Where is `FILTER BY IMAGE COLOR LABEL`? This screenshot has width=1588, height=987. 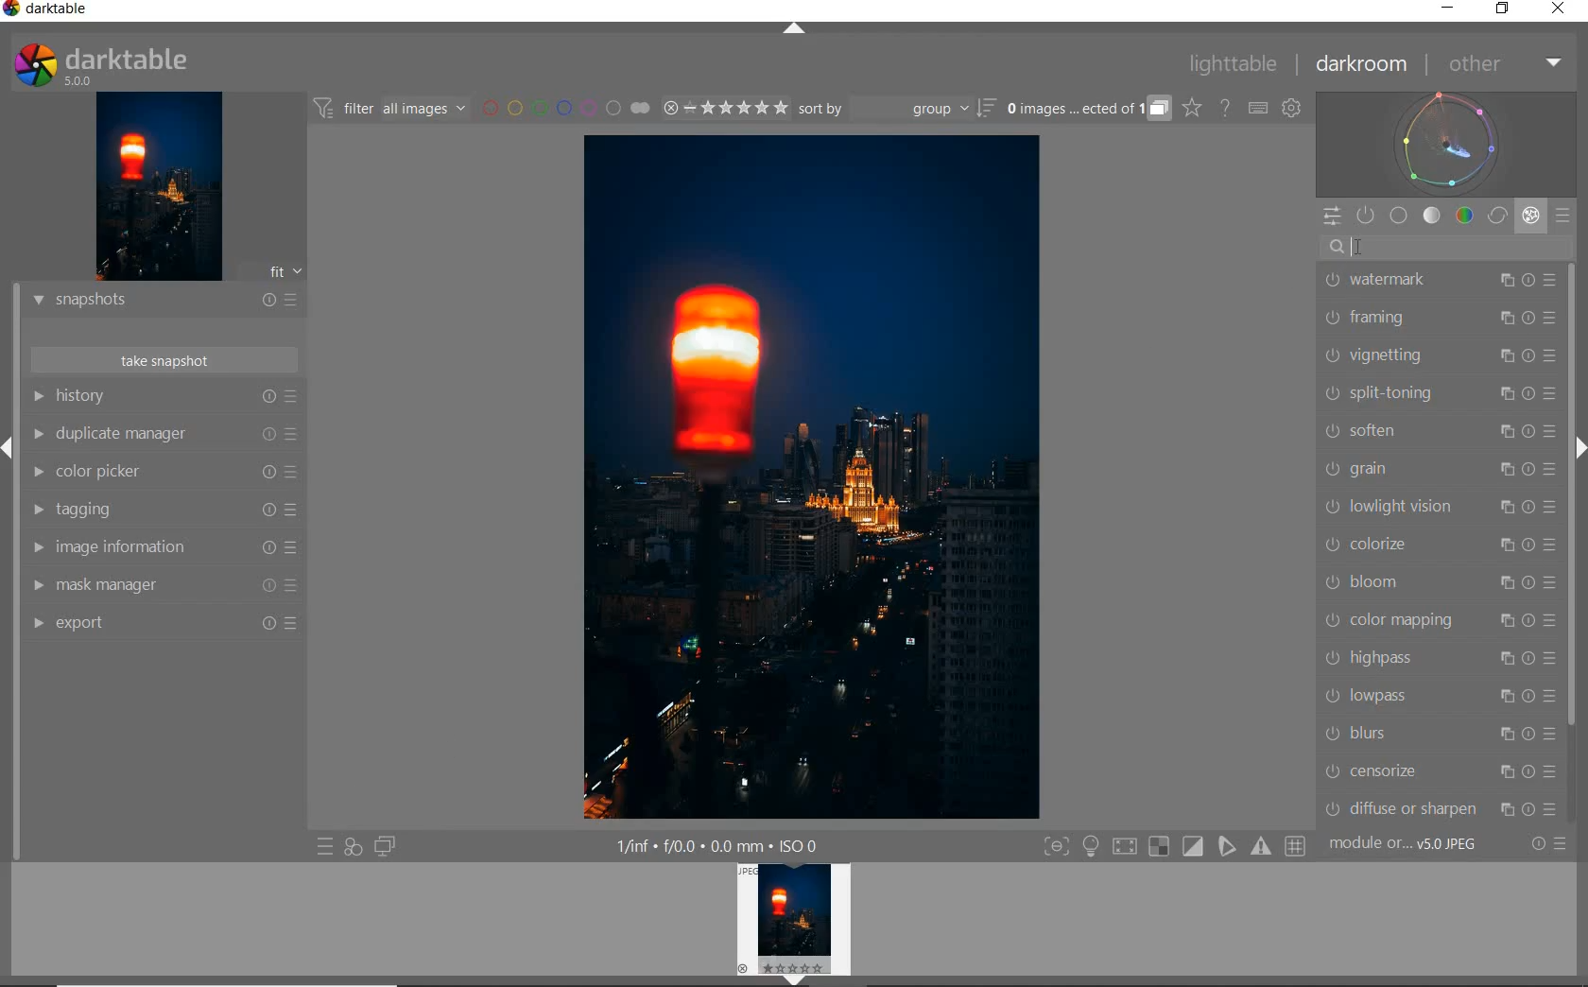
FILTER BY IMAGE COLOR LABEL is located at coordinates (566, 110).